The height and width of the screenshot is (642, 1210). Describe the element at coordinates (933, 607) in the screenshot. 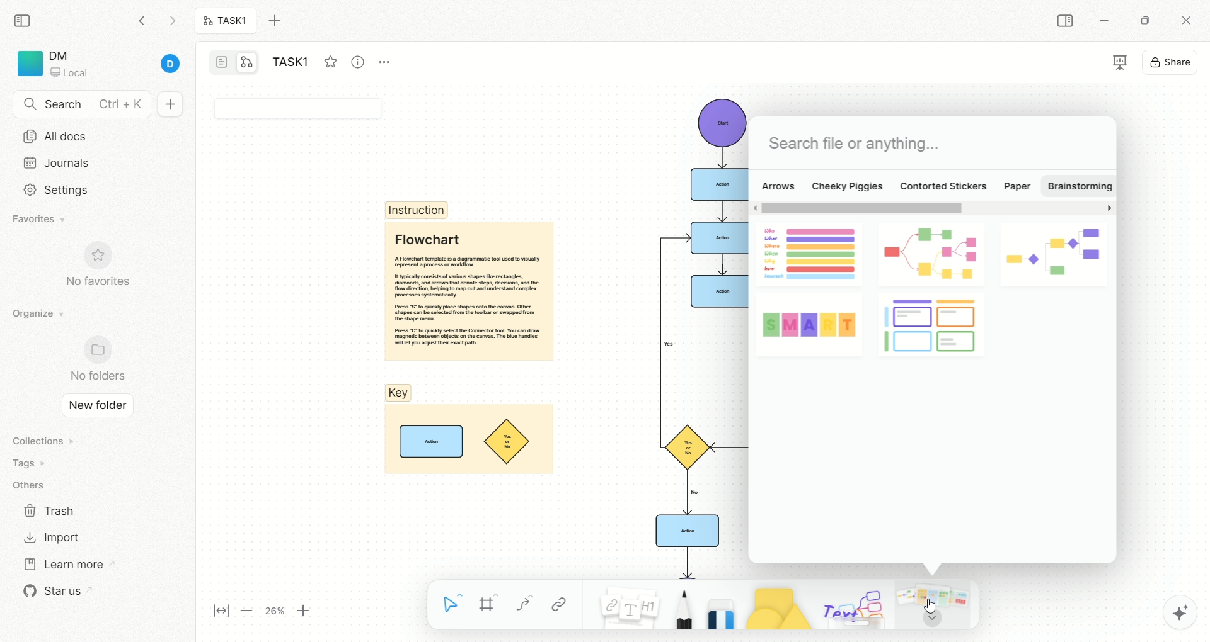

I see `cursor` at that location.